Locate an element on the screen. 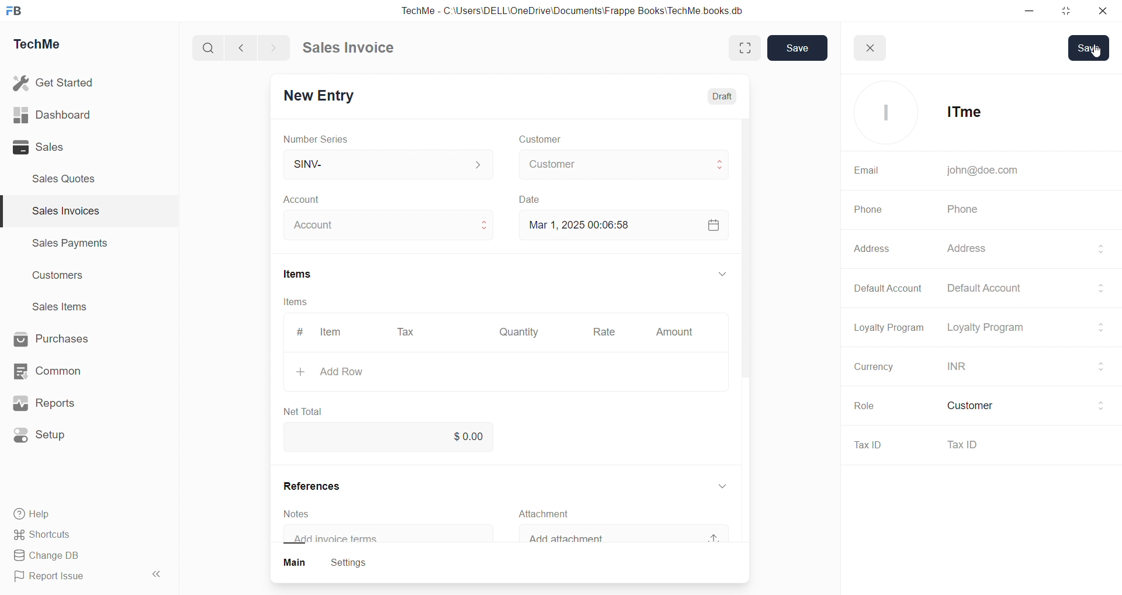 Image resolution: width=1122 pixels, height=595 pixels. Create is located at coordinates (531, 197).